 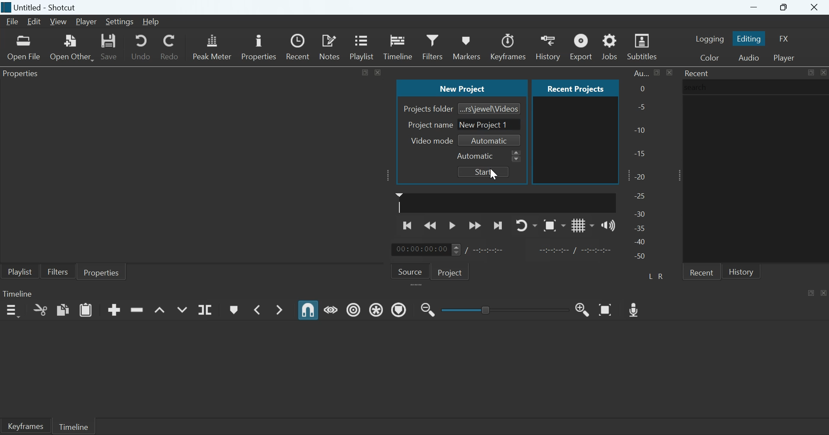 What do you see at coordinates (25, 426) in the screenshot?
I see `Keyframes` at bounding box center [25, 426].